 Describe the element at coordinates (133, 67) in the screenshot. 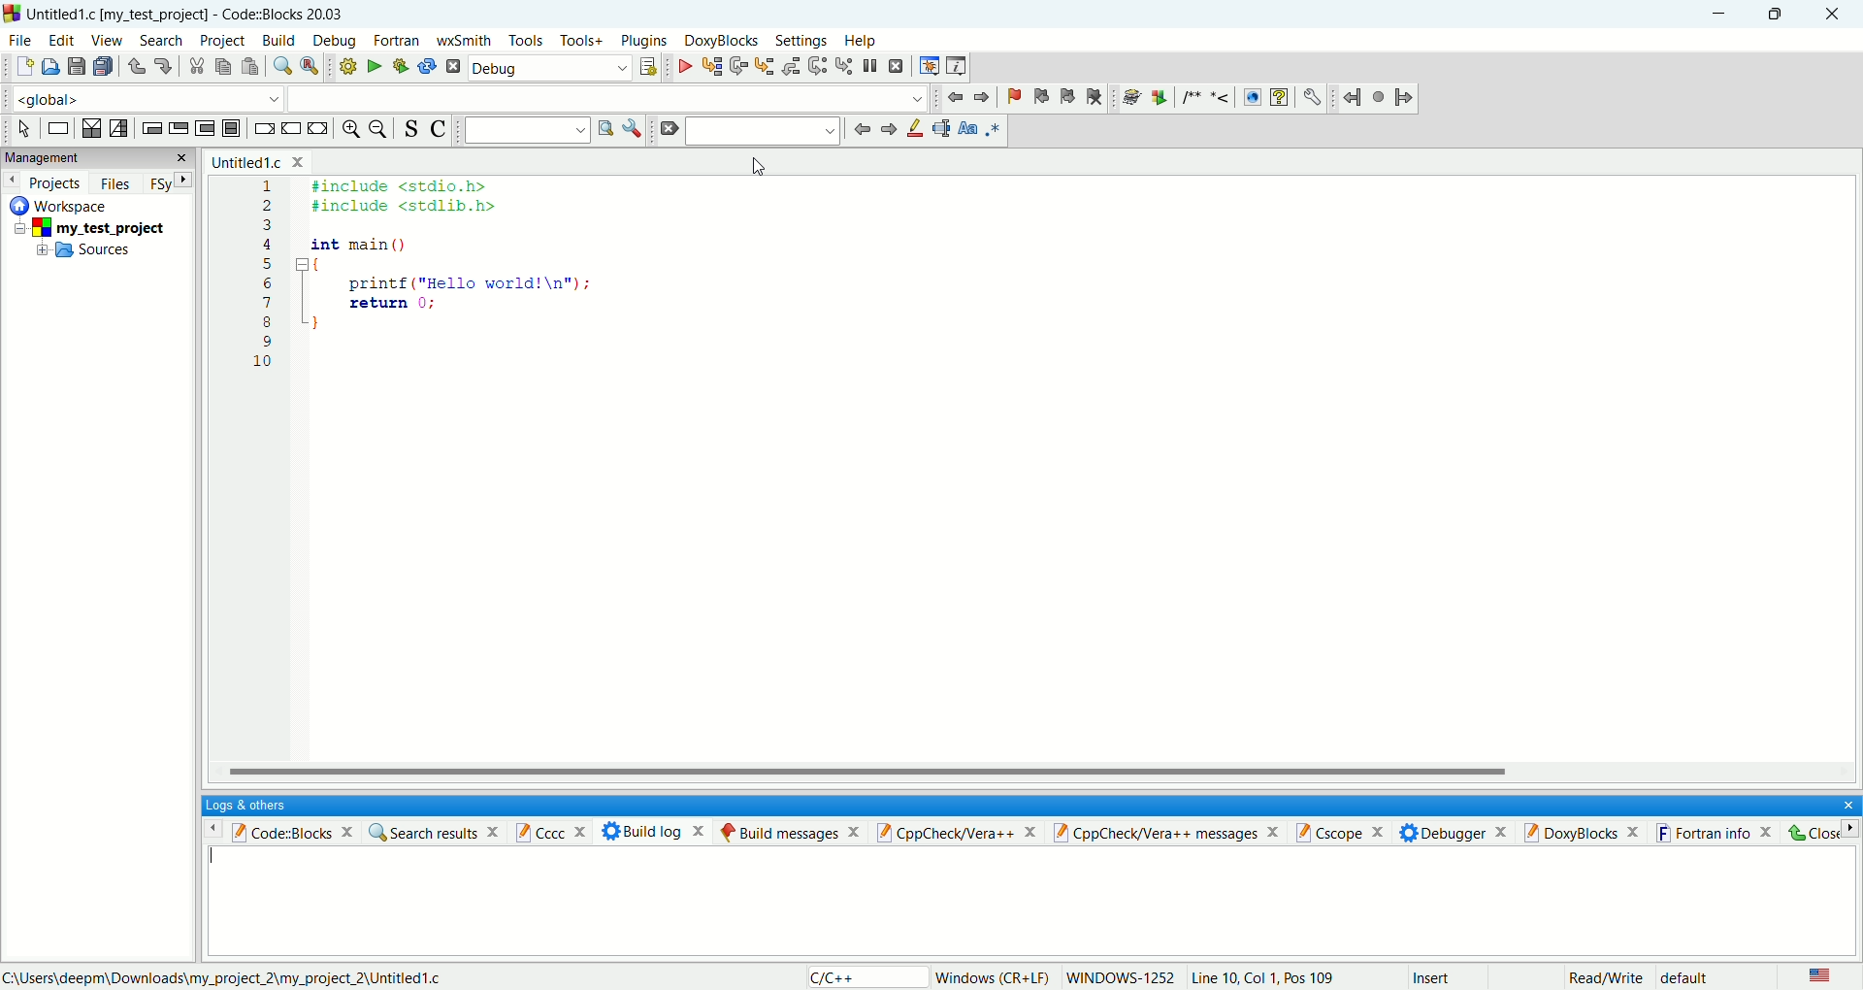

I see `undo` at that location.